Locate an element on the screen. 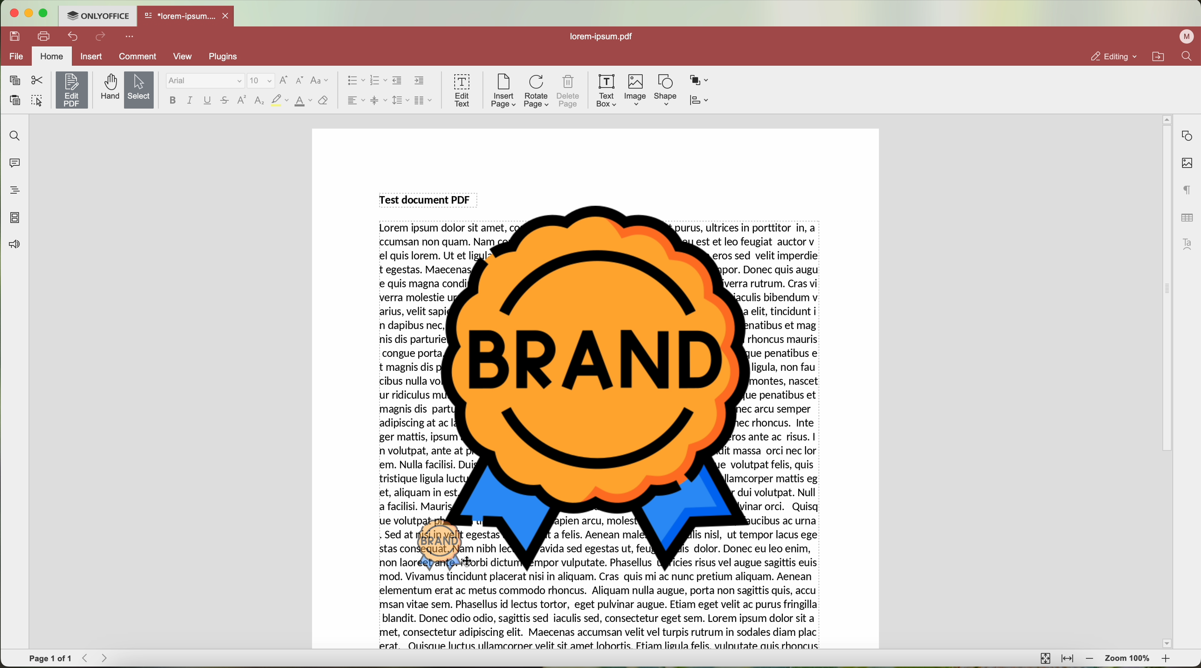 The height and width of the screenshot is (668, 1201). subscript is located at coordinates (260, 101).